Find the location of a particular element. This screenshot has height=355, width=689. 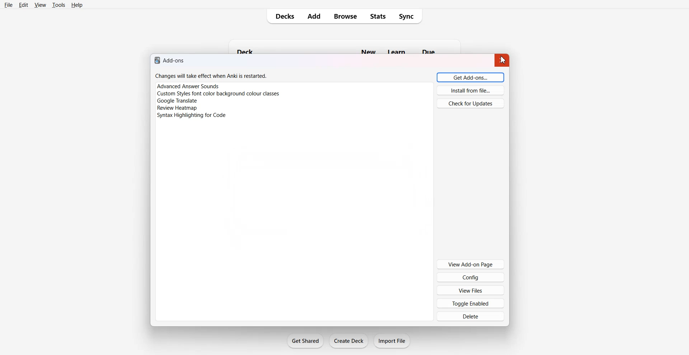

View Files is located at coordinates (470, 290).